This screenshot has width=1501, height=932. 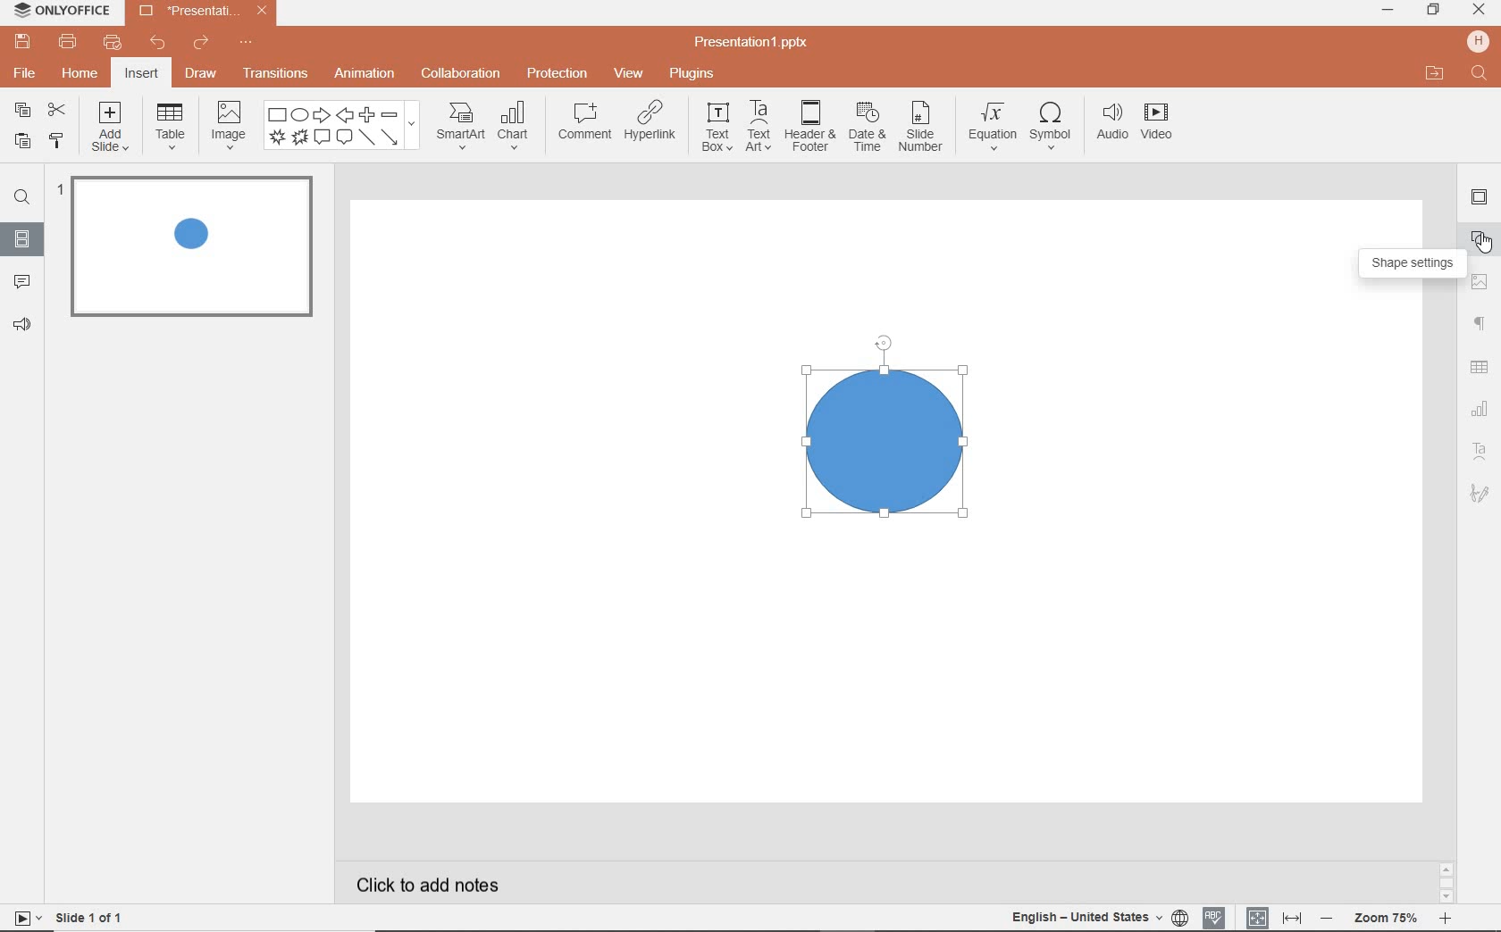 What do you see at coordinates (1479, 197) in the screenshot?
I see `slide settings` at bounding box center [1479, 197].